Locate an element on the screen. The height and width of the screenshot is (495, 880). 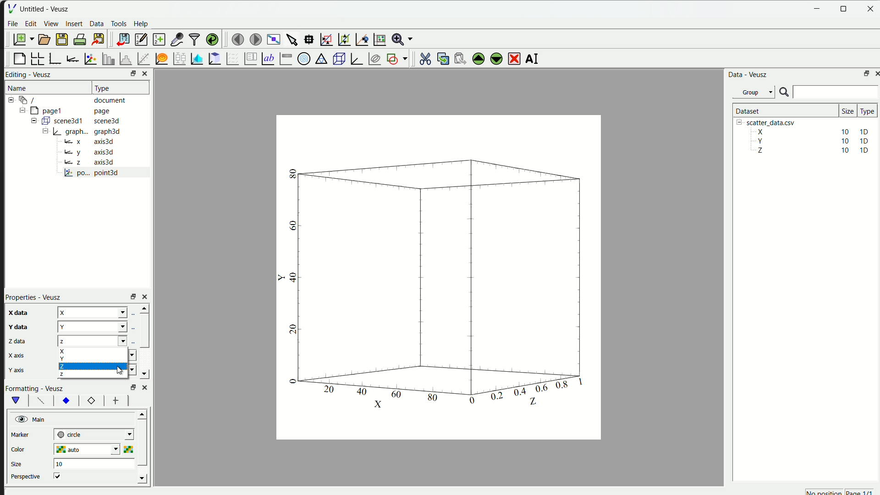
3D scene is located at coordinates (338, 58).